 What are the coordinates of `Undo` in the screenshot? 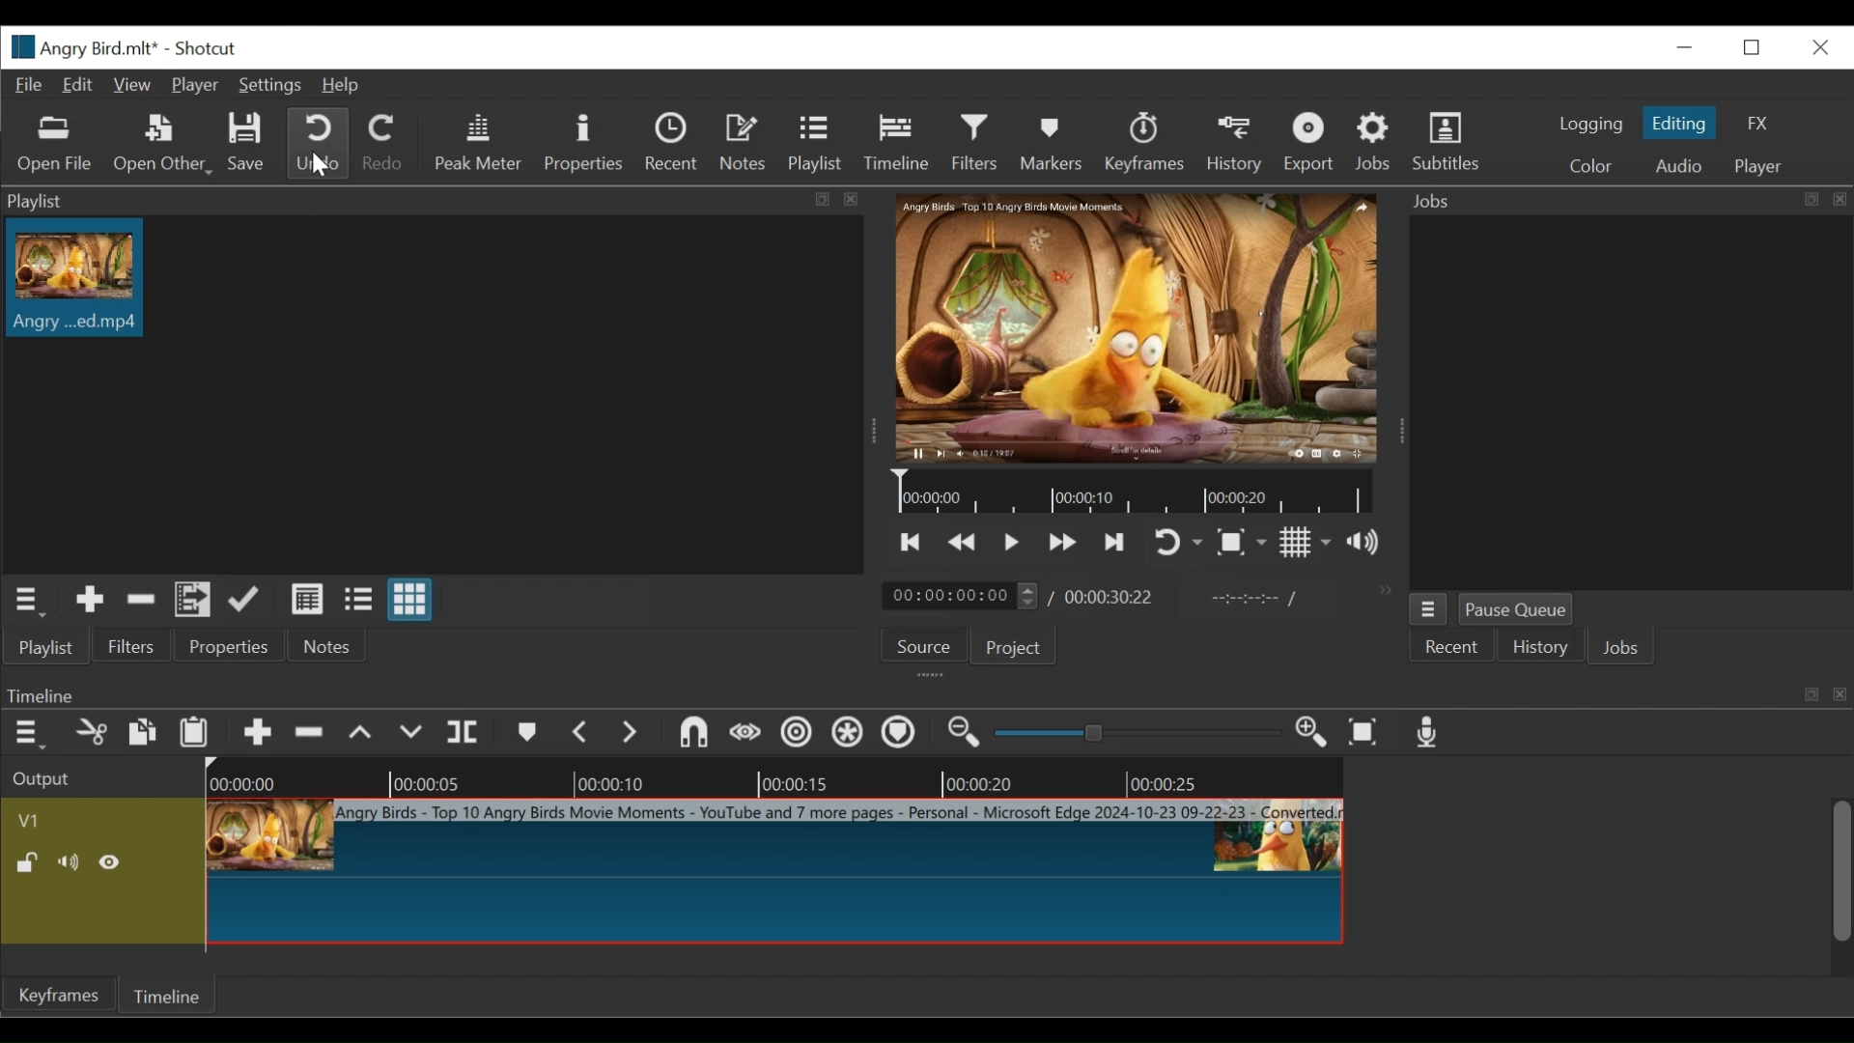 It's located at (322, 143).